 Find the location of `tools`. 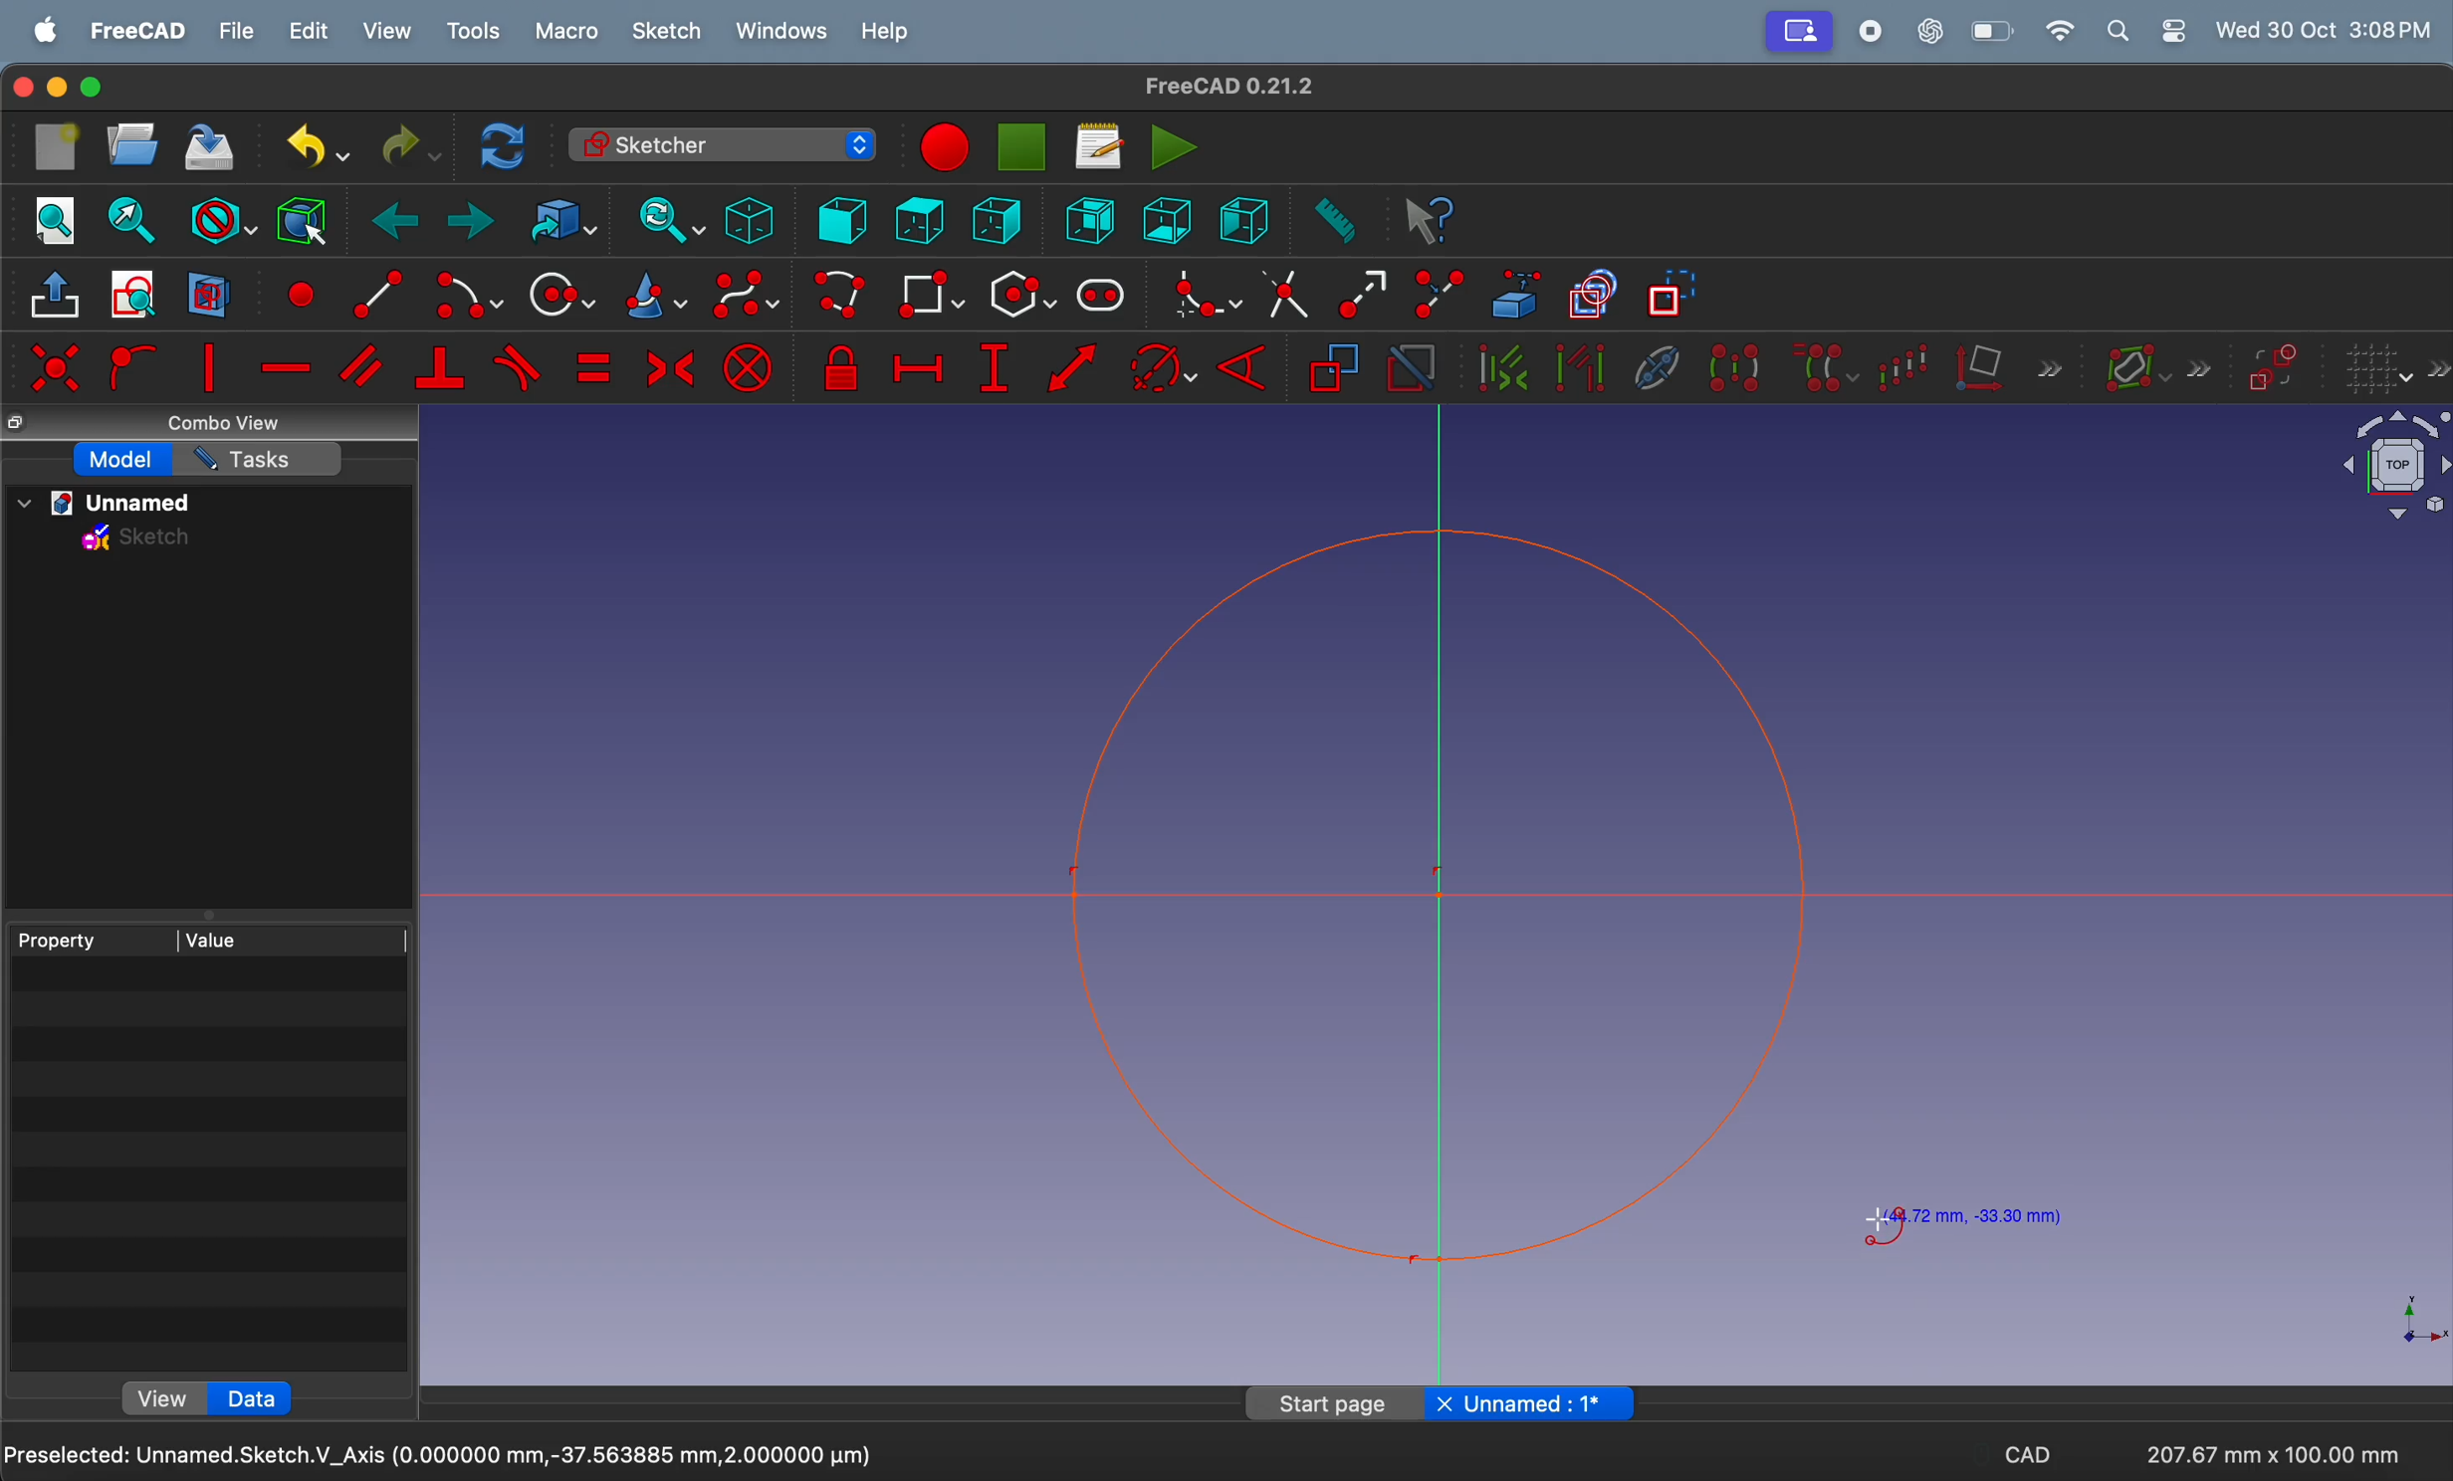

tools is located at coordinates (479, 32).